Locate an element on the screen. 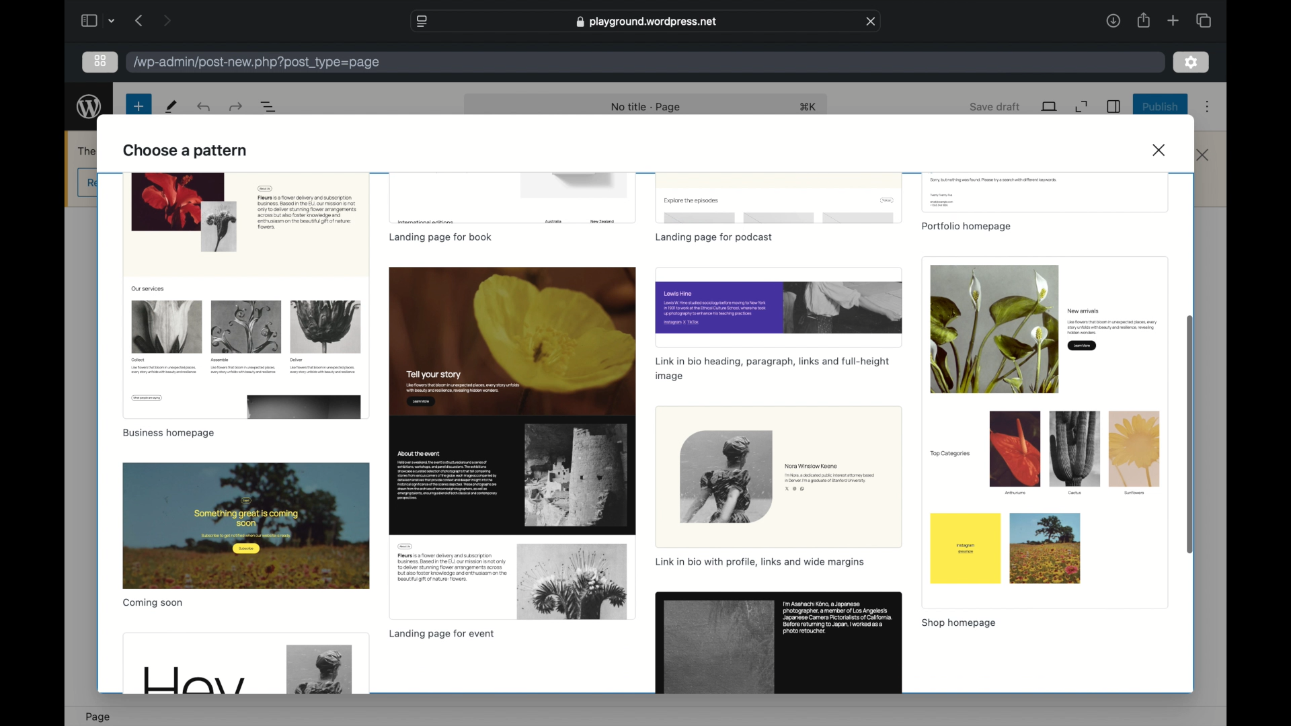 This screenshot has height=726, width=1291. sidebar is located at coordinates (1114, 106).